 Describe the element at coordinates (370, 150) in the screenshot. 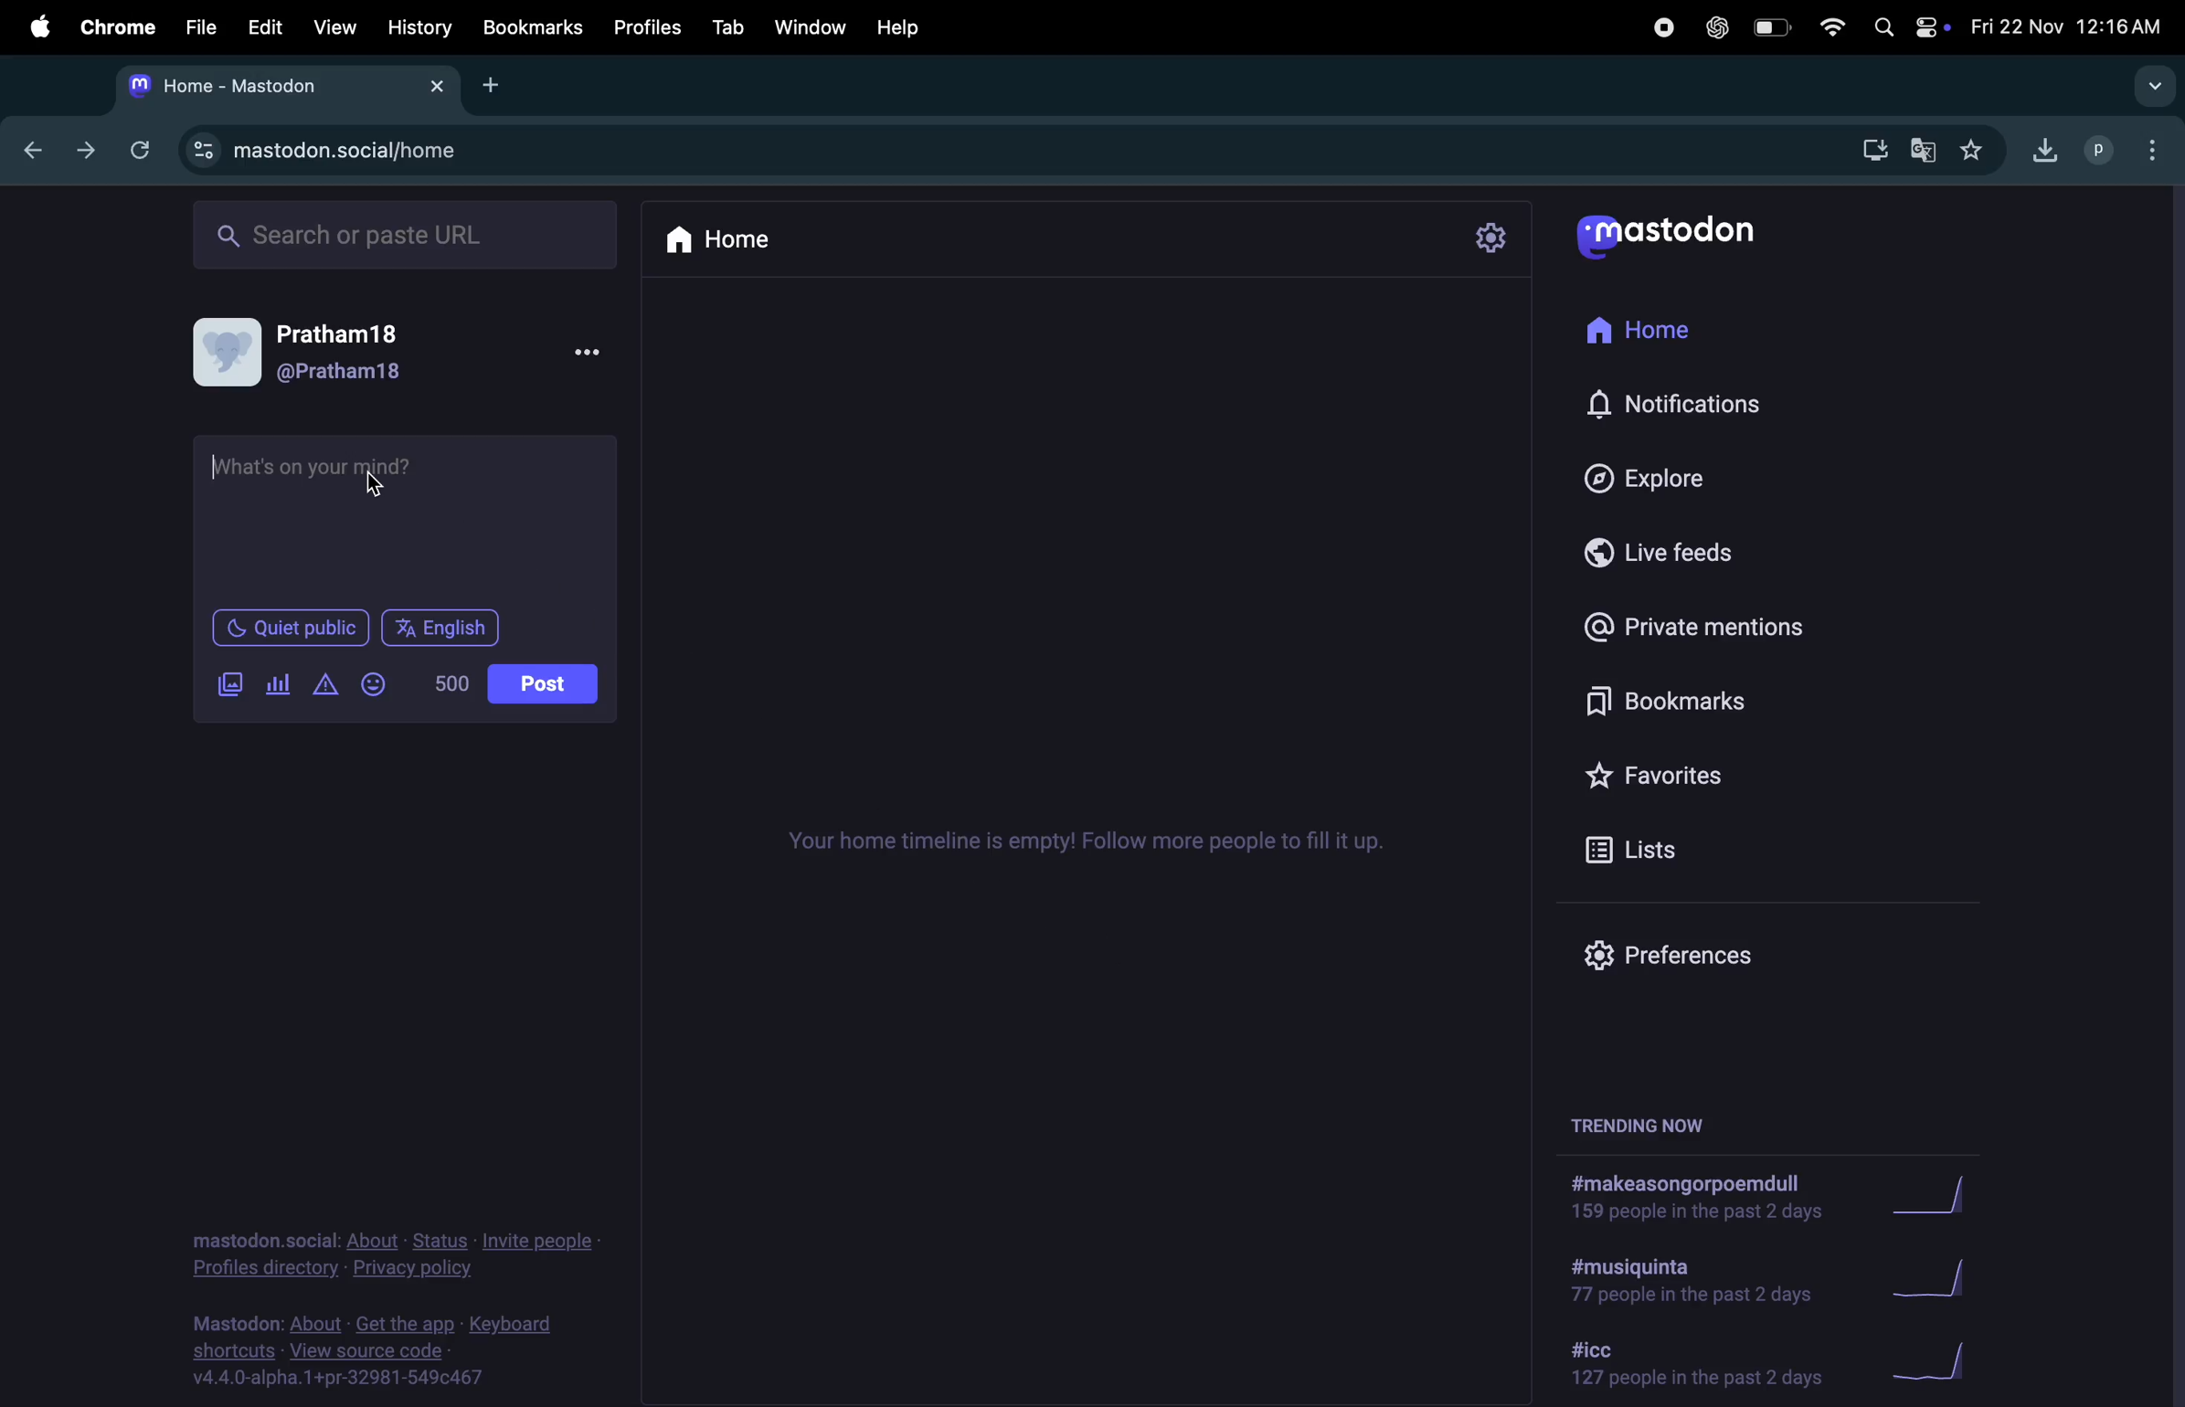

I see `mastodon url` at that location.